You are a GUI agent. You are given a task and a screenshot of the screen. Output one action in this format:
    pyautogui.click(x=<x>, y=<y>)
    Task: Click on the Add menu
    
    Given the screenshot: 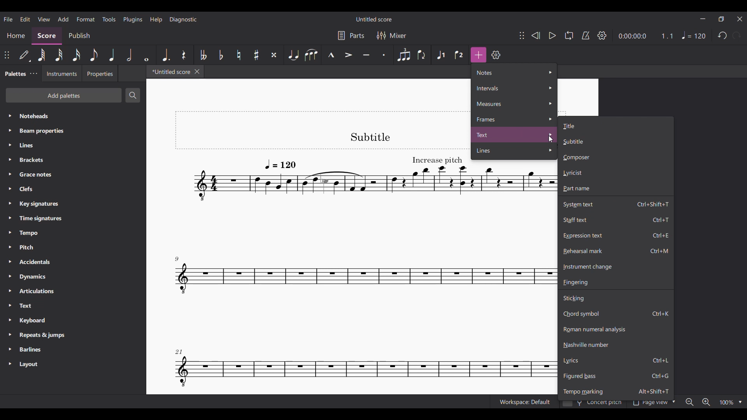 What is the action you would take?
    pyautogui.click(x=63, y=19)
    